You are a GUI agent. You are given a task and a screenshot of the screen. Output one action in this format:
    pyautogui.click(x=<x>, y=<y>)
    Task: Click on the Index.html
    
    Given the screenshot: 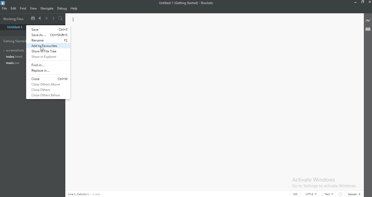 What is the action you would take?
    pyautogui.click(x=14, y=57)
    